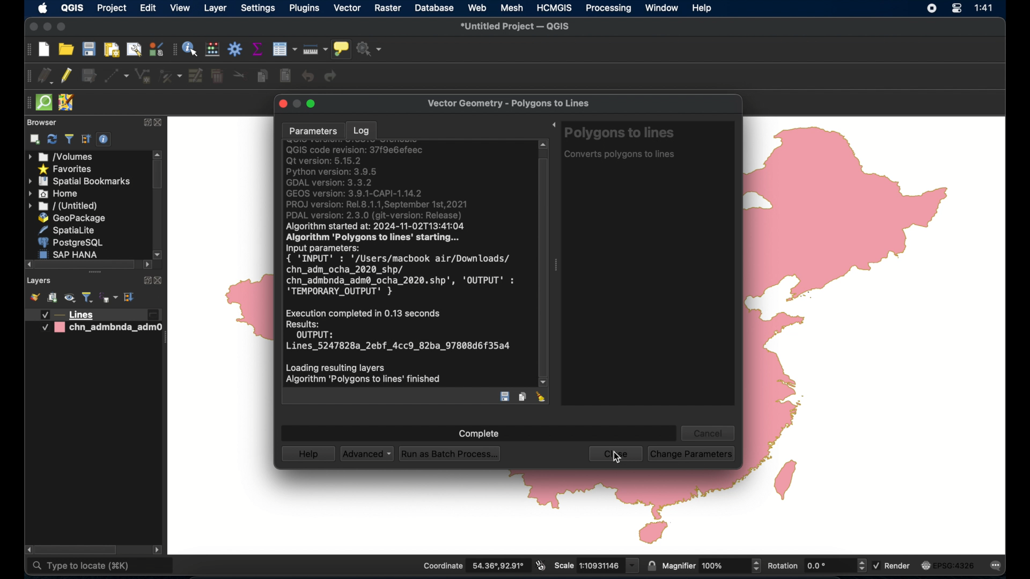  Describe the element at coordinates (256, 48) in the screenshot. I see `show statistical summary` at that location.